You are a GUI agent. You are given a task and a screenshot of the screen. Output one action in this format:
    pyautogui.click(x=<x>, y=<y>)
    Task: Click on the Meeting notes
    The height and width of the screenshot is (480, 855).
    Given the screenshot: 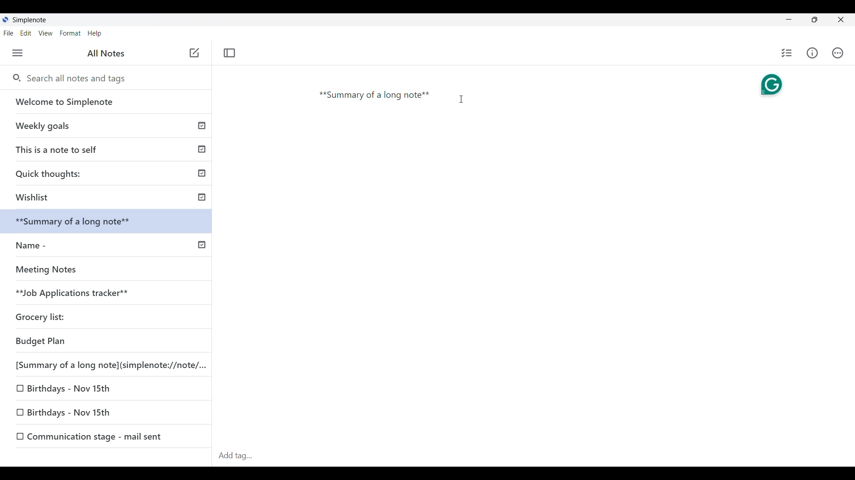 What is the action you would take?
    pyautogui.click(x=90, y=269)
    